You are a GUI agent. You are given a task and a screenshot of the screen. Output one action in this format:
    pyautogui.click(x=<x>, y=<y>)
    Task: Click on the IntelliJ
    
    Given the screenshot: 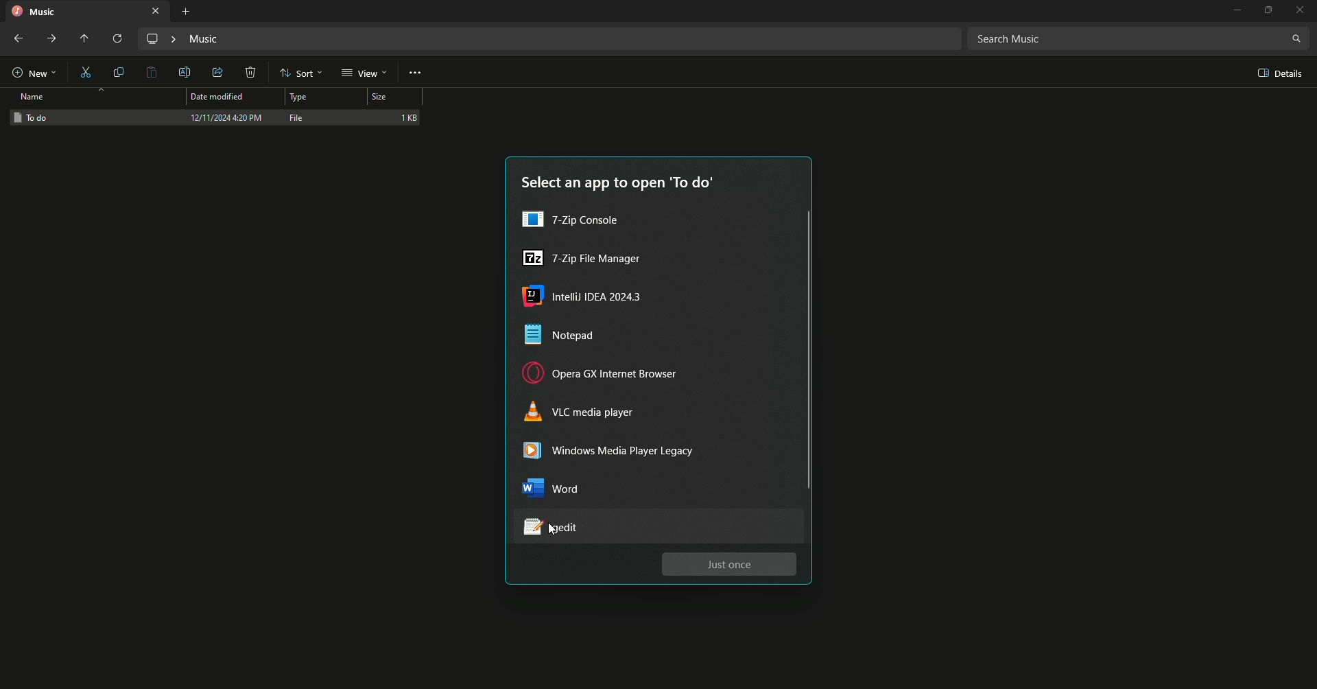 What is the action you would take?
    pyautogui.click(x=589, y=299)
    